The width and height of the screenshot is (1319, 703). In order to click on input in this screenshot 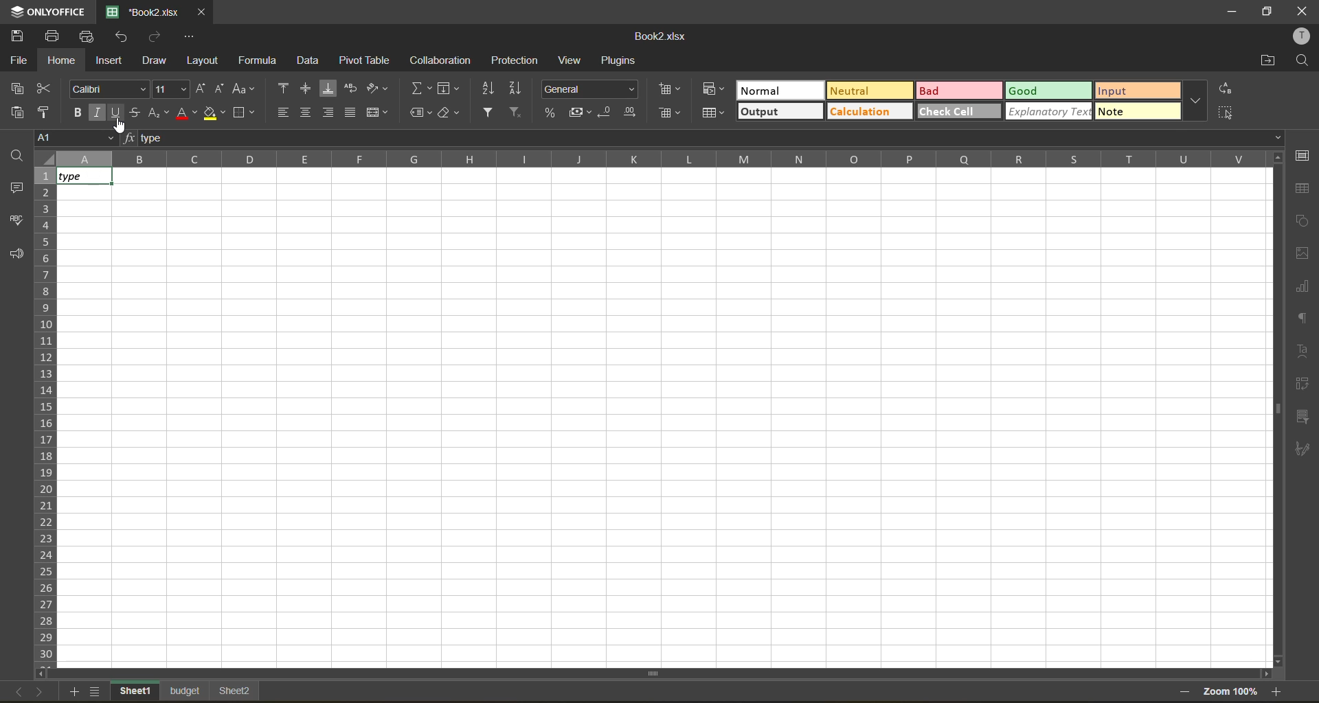, I will do `click(1137, 93)`.